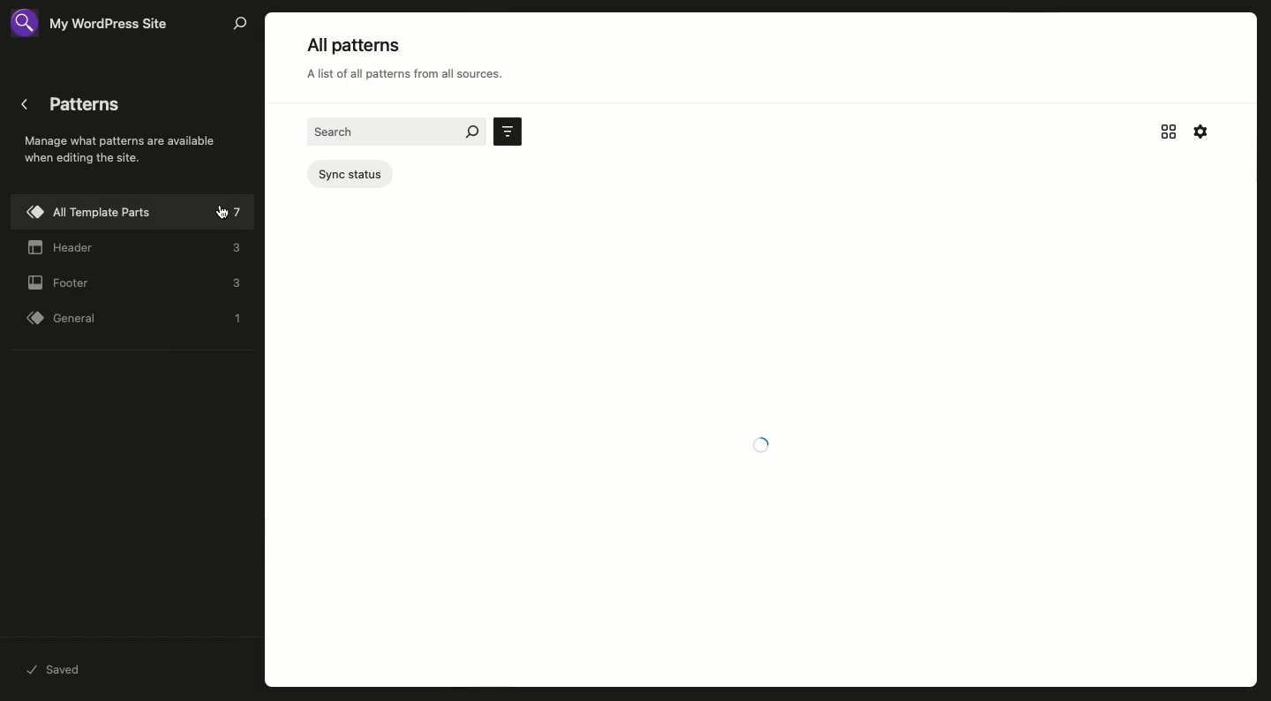 The width and height of the screenshot is (1271, 701). Describe the element at coordinates (134, 212) in the screenshot. I see `All template parts` at that location.